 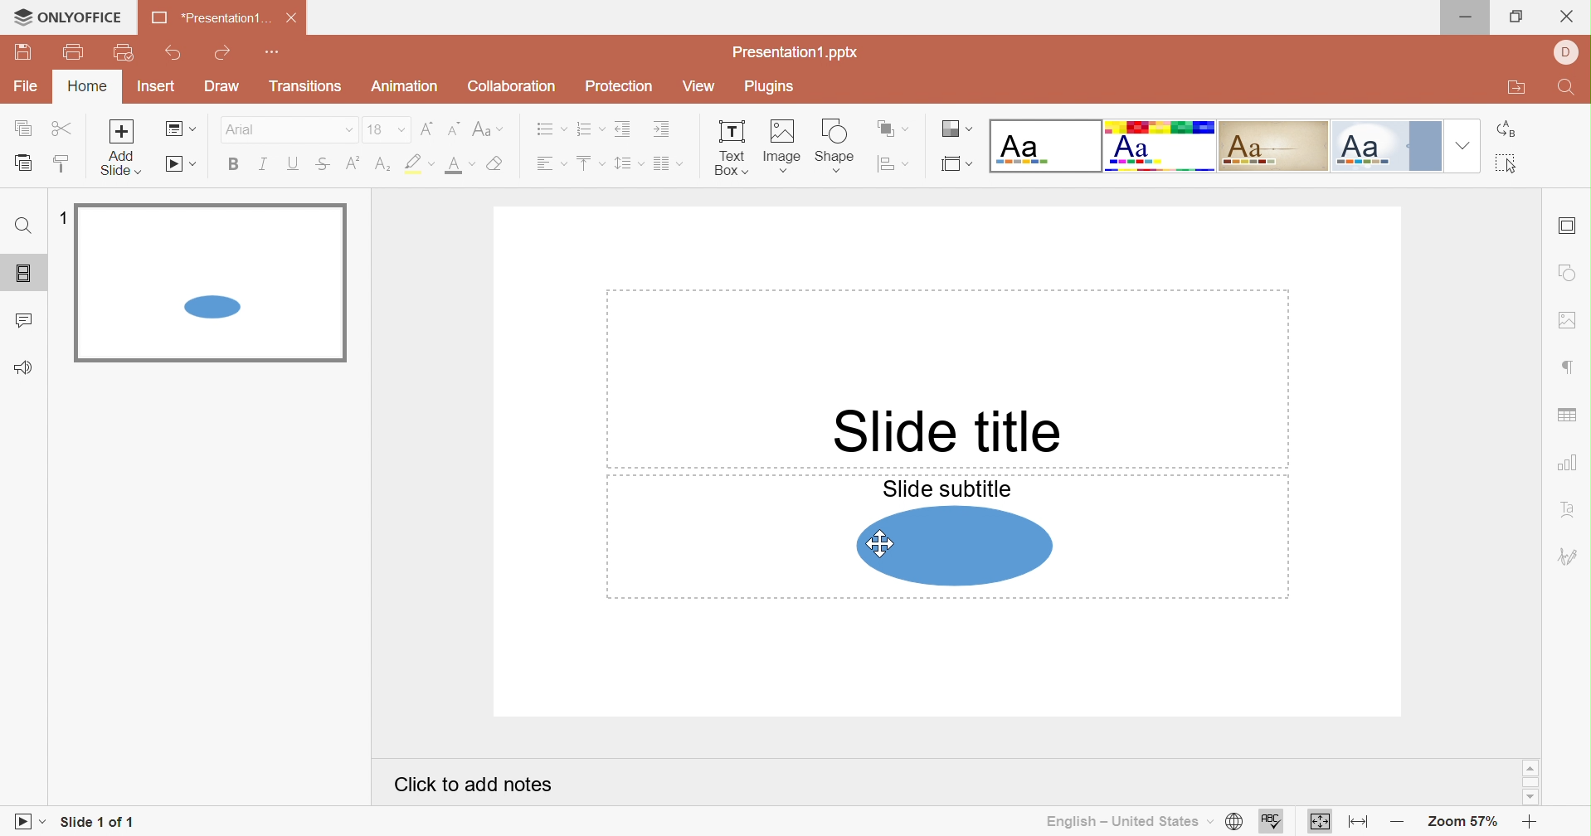 I want to click on Font size 18, so click(x=386, y=129).